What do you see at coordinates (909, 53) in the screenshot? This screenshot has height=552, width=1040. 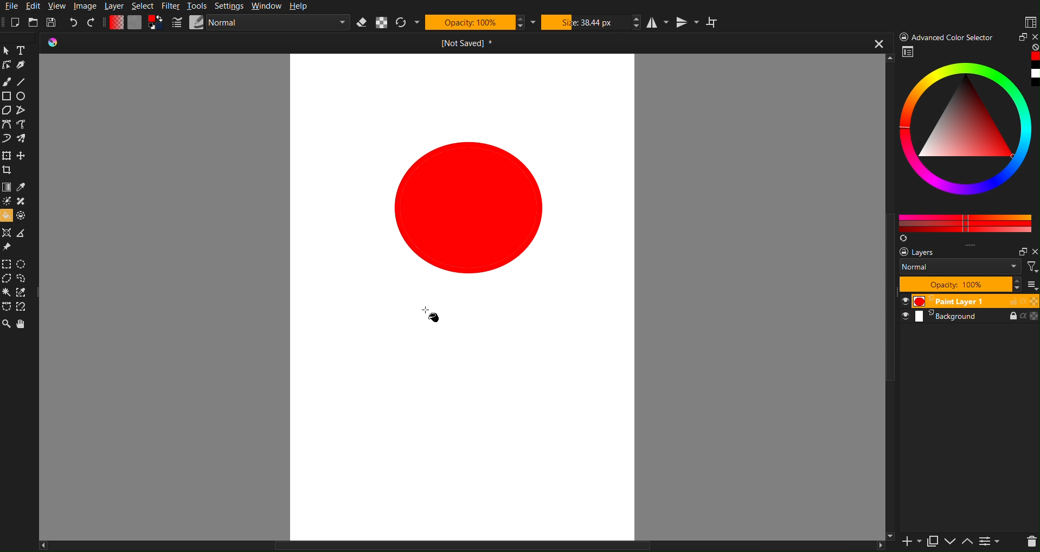 I see `Picker` at bounding box center [909, 53].